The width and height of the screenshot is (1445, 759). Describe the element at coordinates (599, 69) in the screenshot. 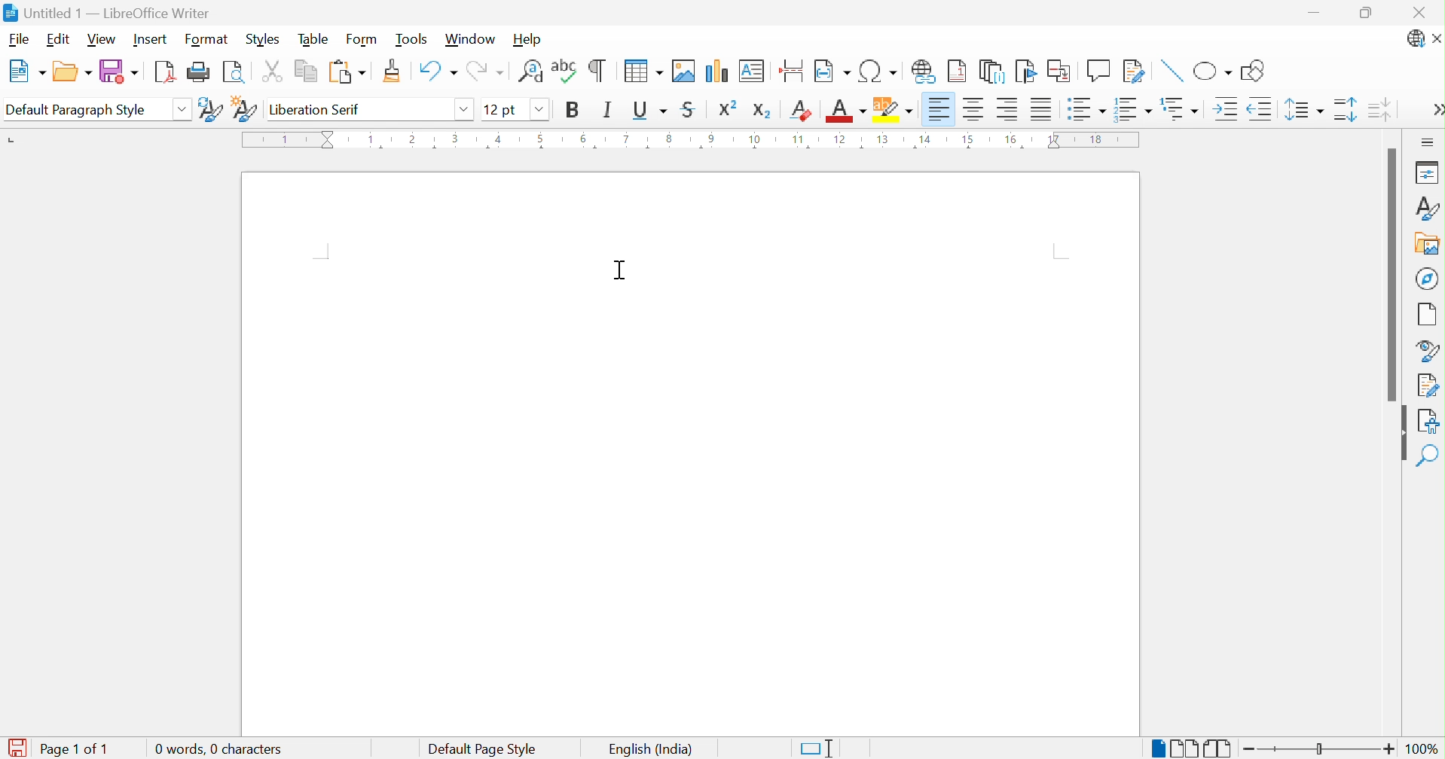

I see `Toggle formatting marks` at that location.